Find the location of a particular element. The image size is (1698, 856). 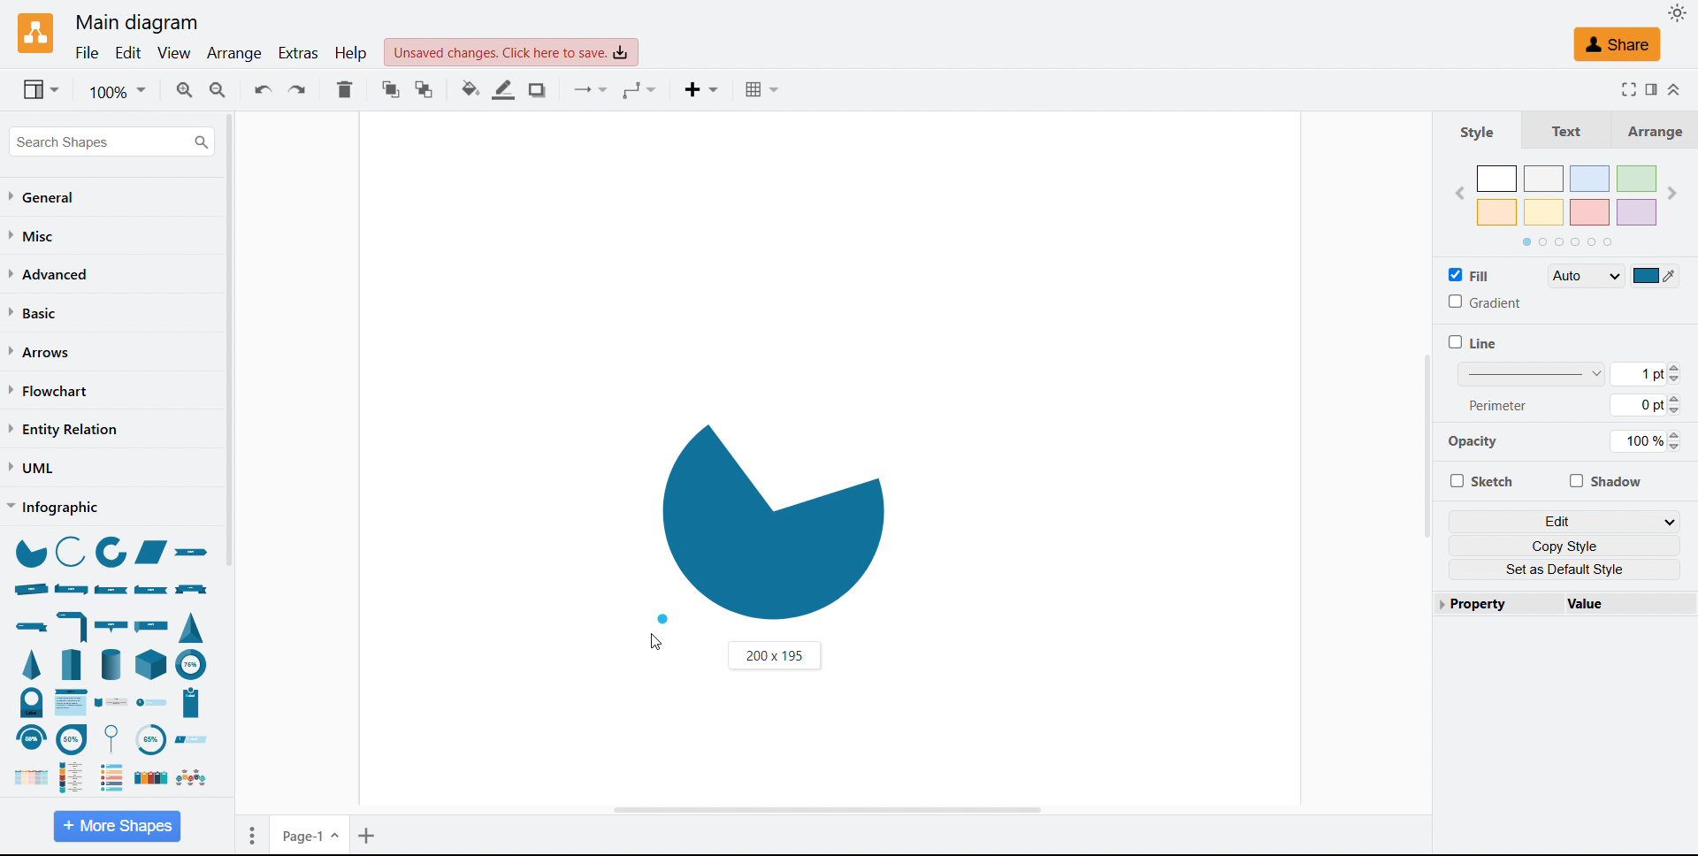

perimeter is located at coordinates (1499, 404).